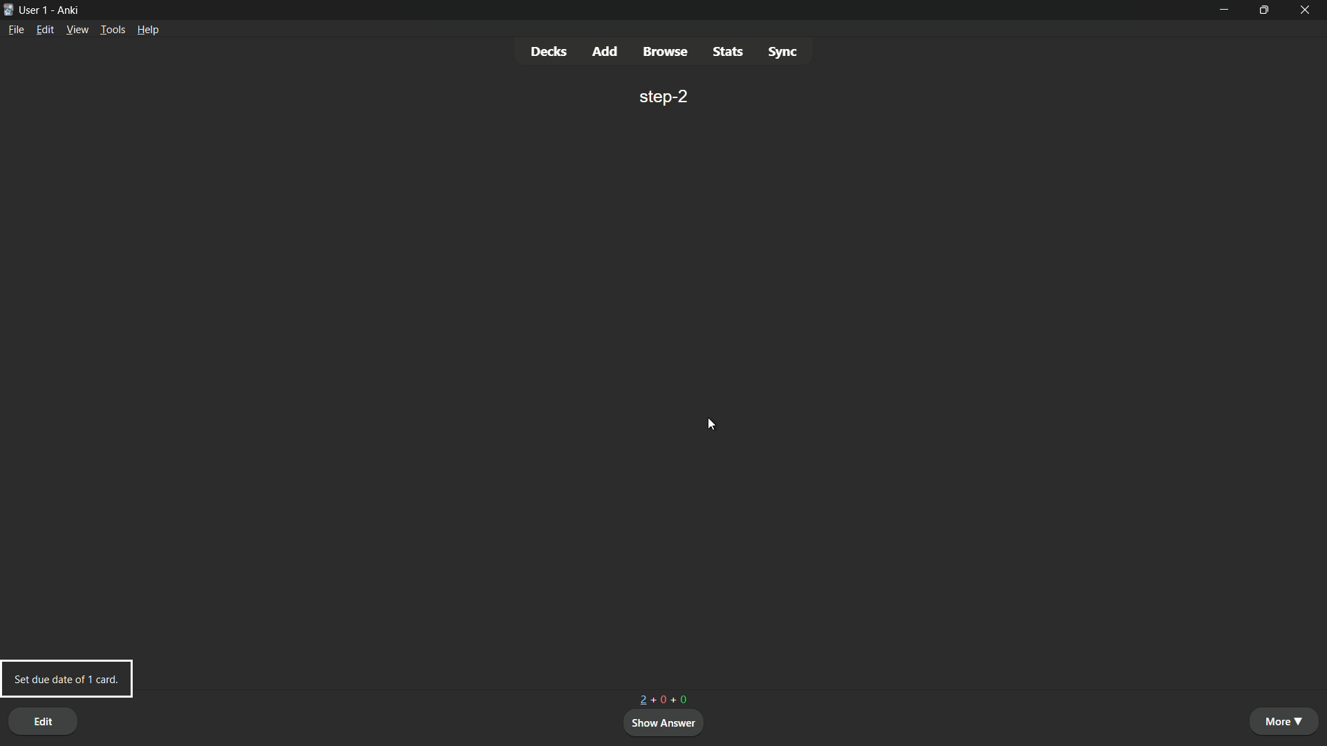 The width and height of the screenshot is (1327, 746). Describe the element at coordinates (77, 30) in the screenshot. I see `view menu` at that location.